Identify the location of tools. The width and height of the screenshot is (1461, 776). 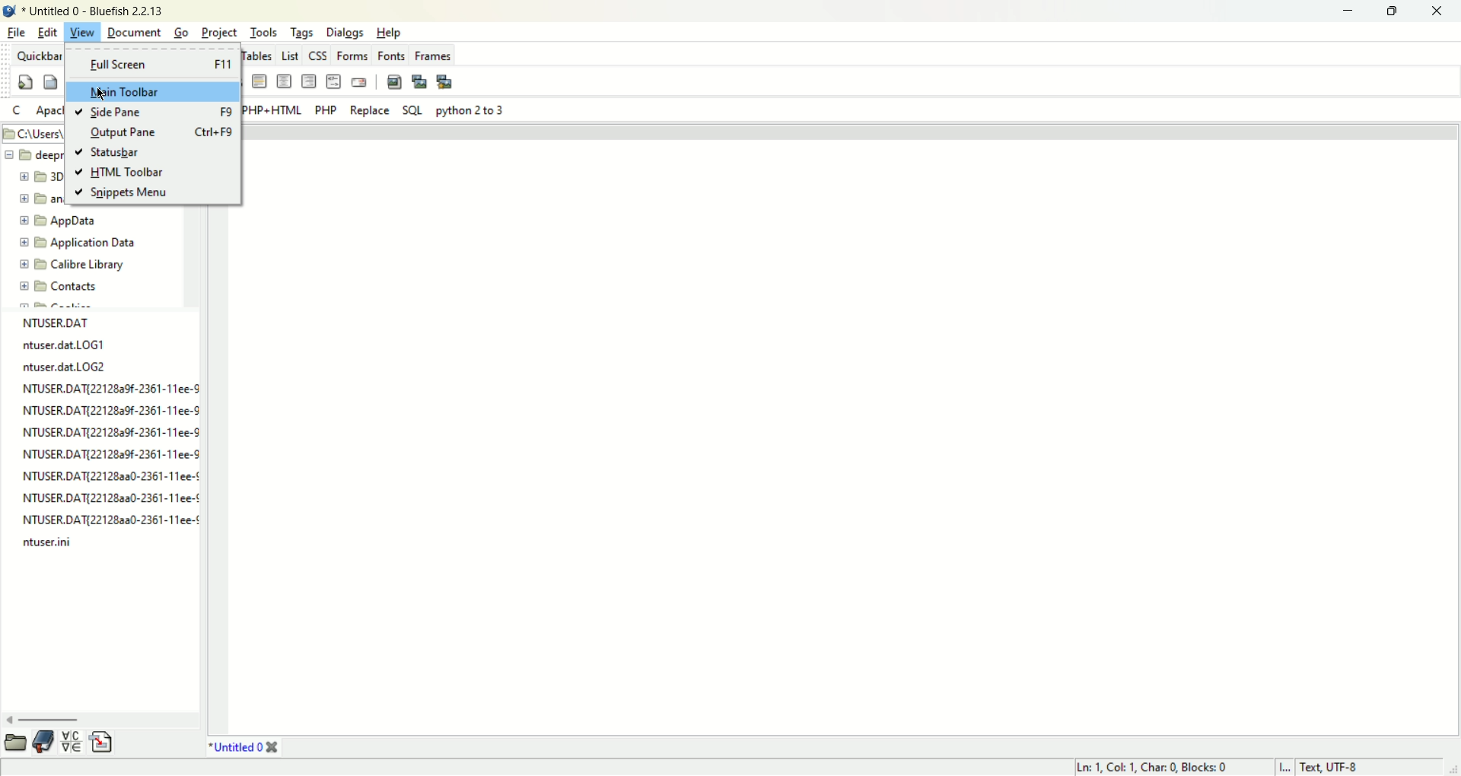
(263, 32).